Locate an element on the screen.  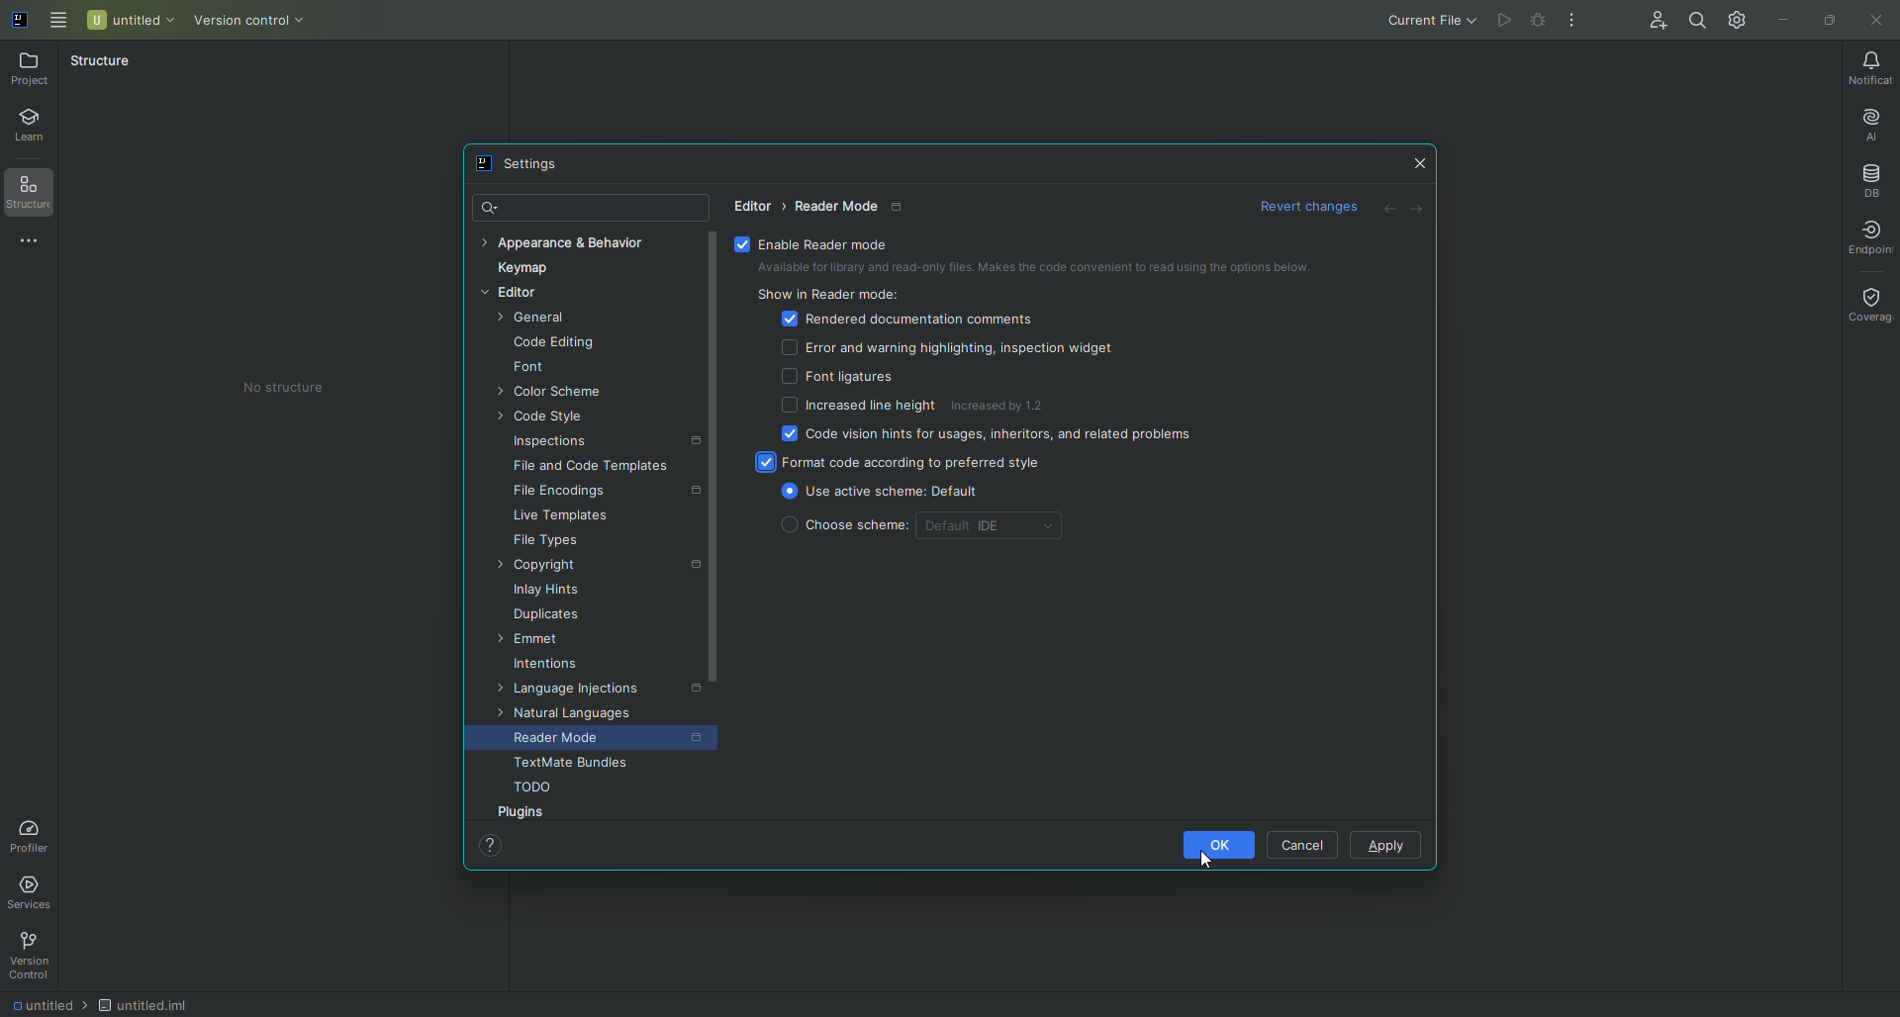
Reader Mode is located at coordinates (599, 740).